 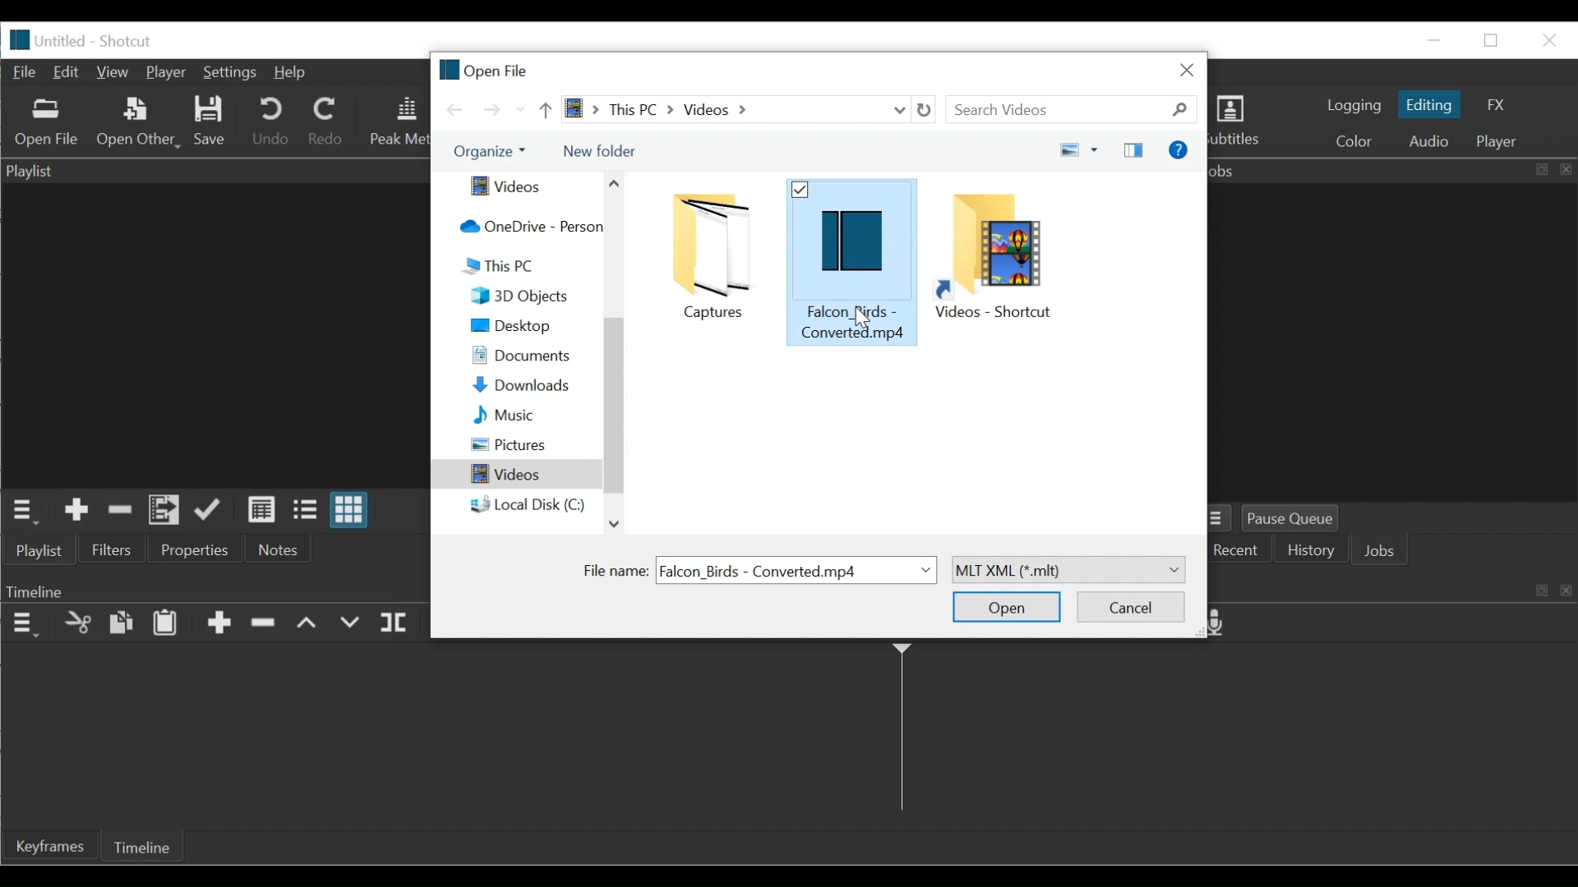 I want to click on Show the preview pane, so click(x=1136, y=149).